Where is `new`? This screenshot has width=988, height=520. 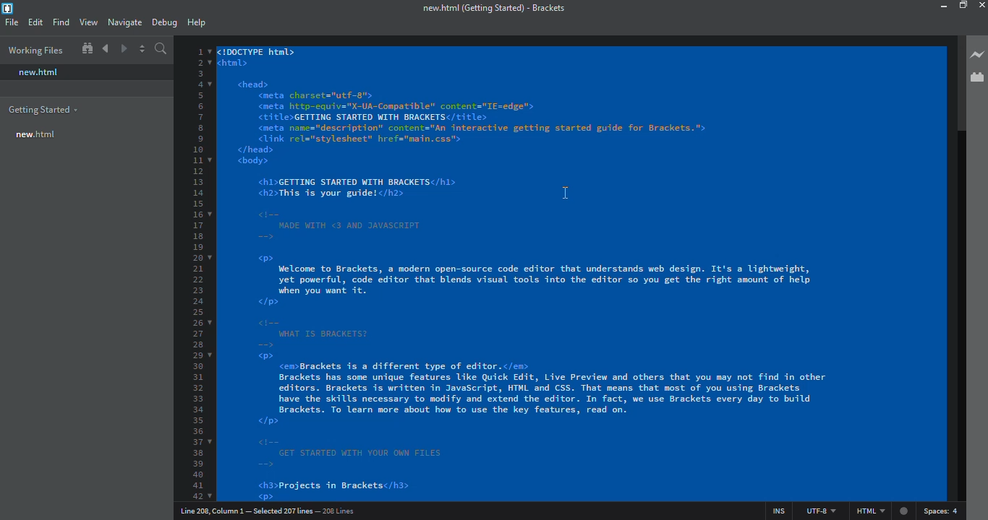
new is located at coordinates (35, 132).